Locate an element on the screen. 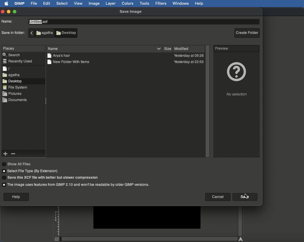  Scroll is located at coordinates (207, 101).